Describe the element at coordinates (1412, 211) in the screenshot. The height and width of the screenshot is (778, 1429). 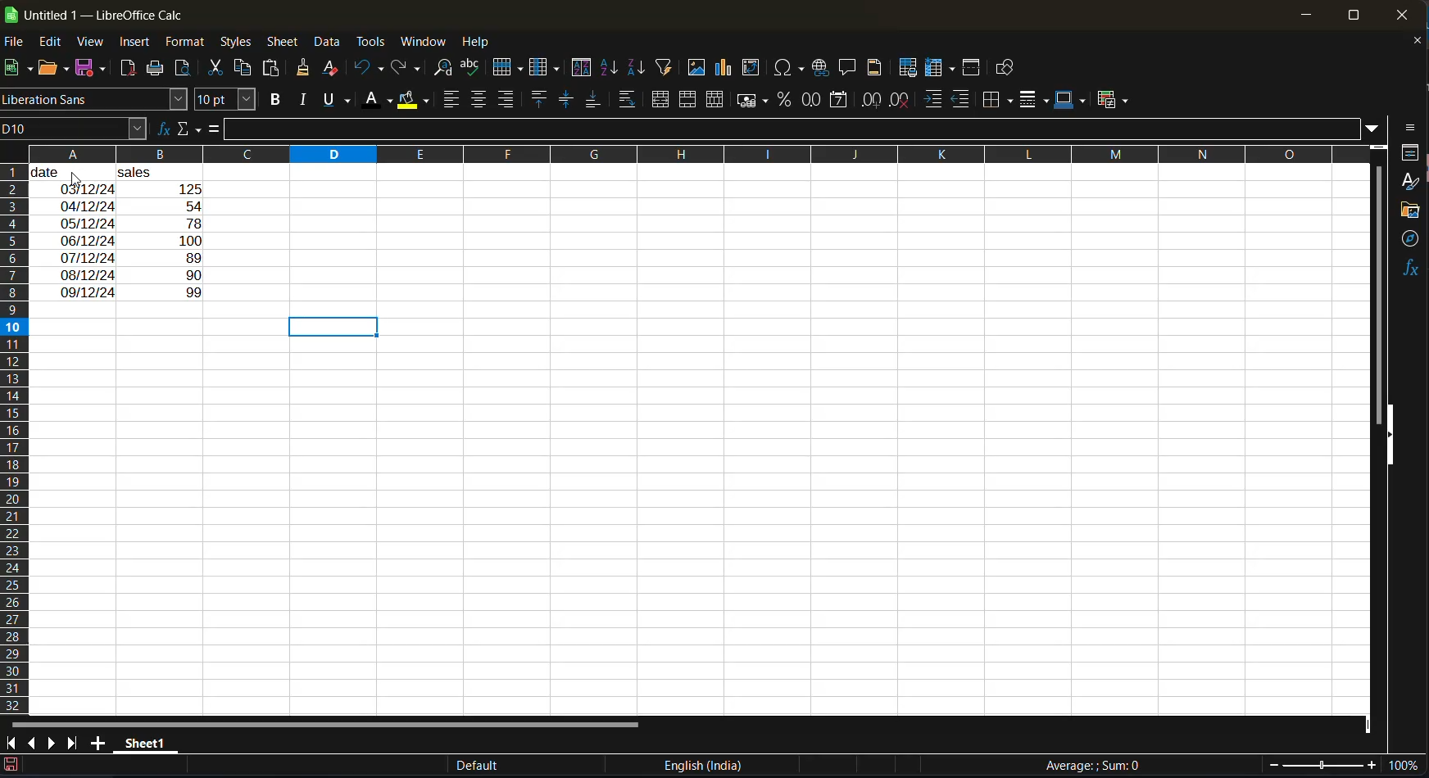
I see `gallery` at that location.